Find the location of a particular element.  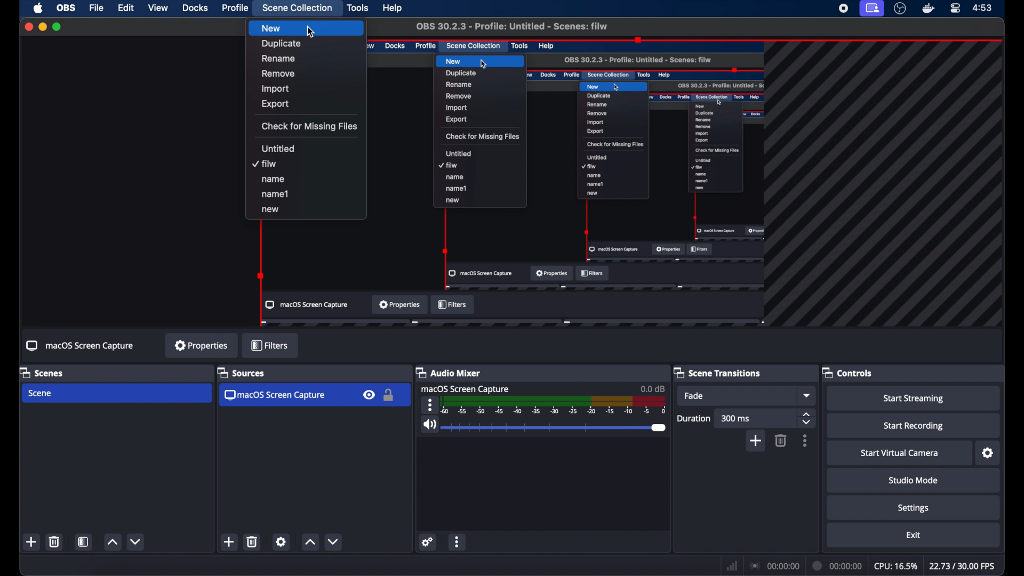

filew is located at coordinates (265, 164).